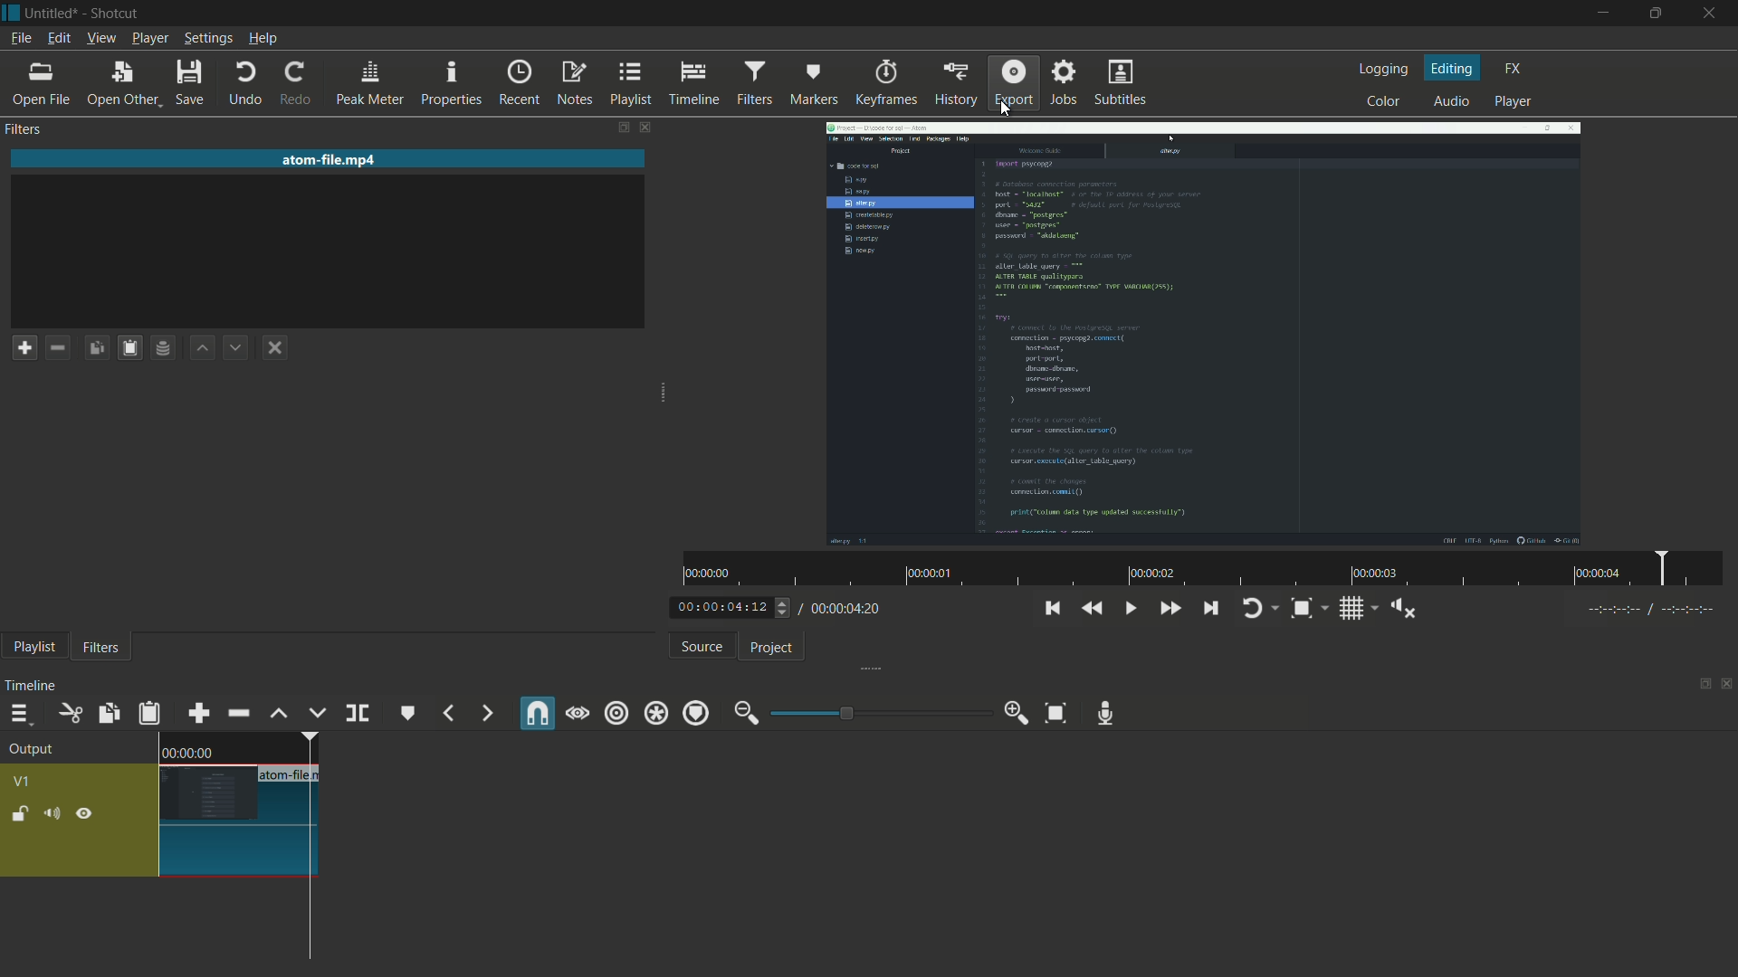  What do you see at coordinates (205, 346) in the screenshot?
I see `move filter up` at bounding box center [205, 346].